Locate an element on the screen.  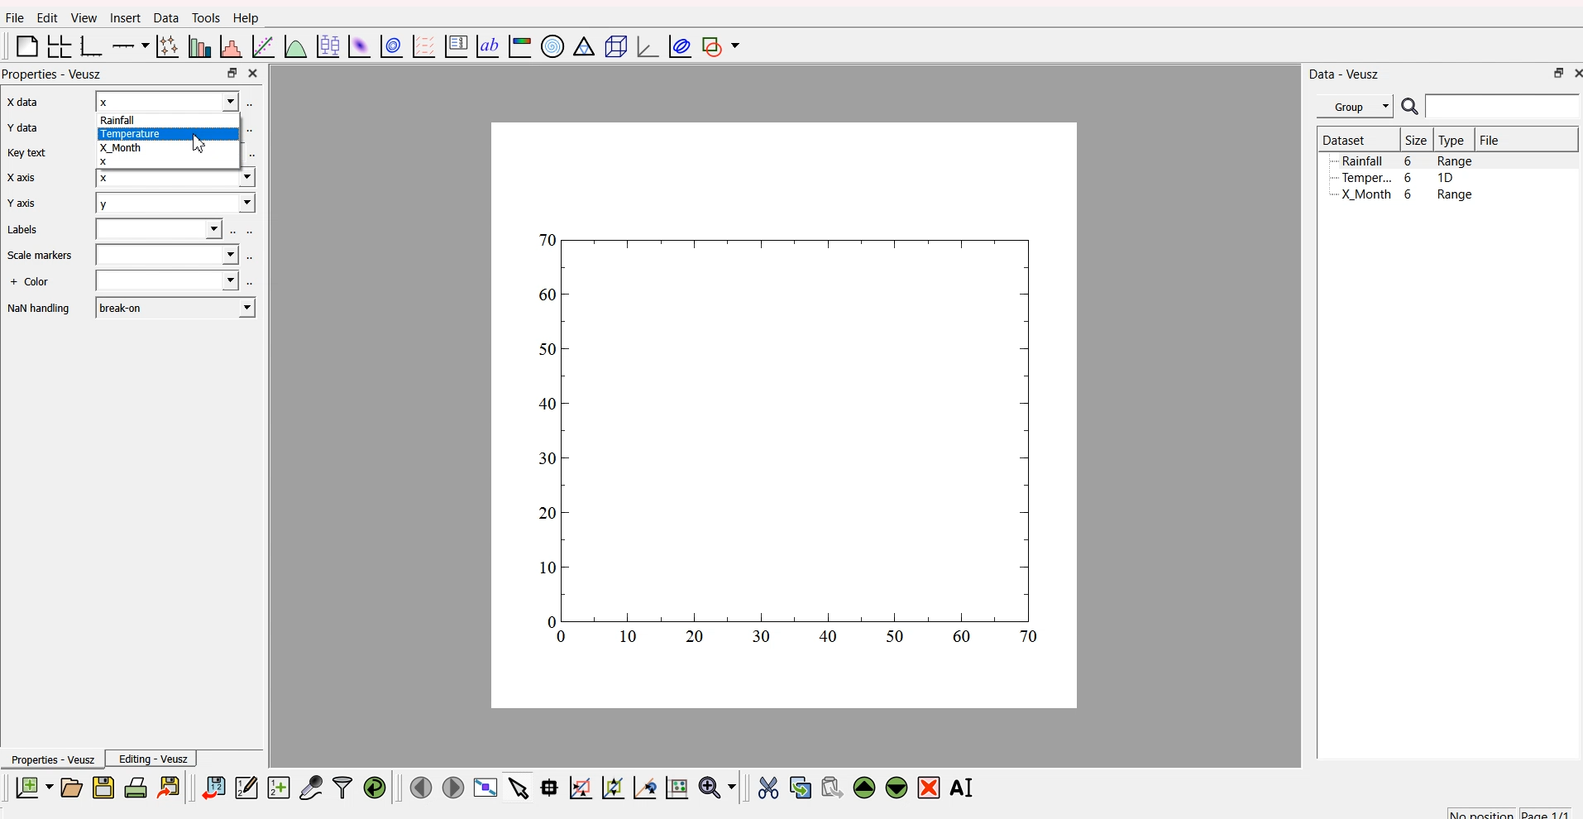
field is located at coordinates (170, 255).